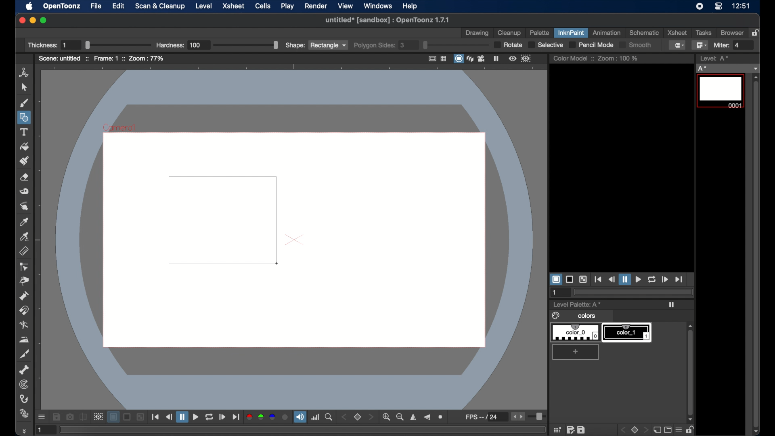  What do you see at coordinates (715, 58) in the screenshot?
I see `level strip` at bounding box center [715, 58].